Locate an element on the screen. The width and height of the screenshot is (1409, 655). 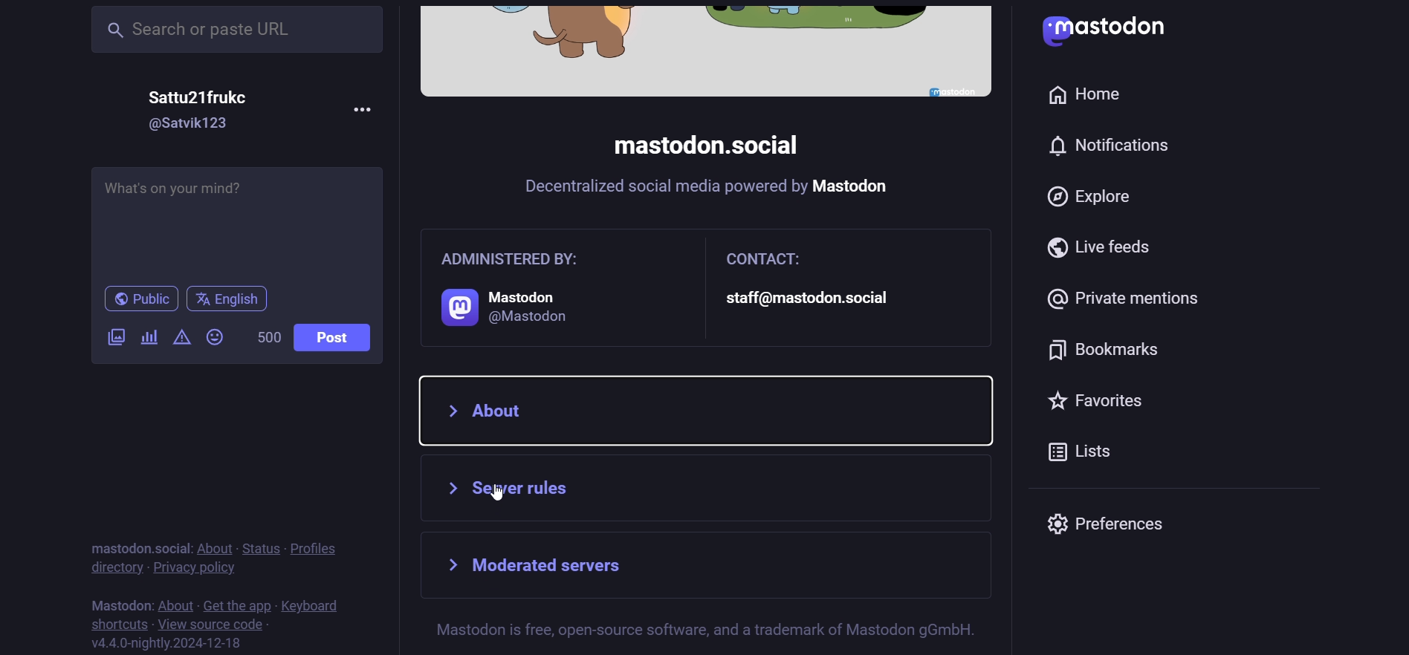
logo is located at coordinates (1115, 30).